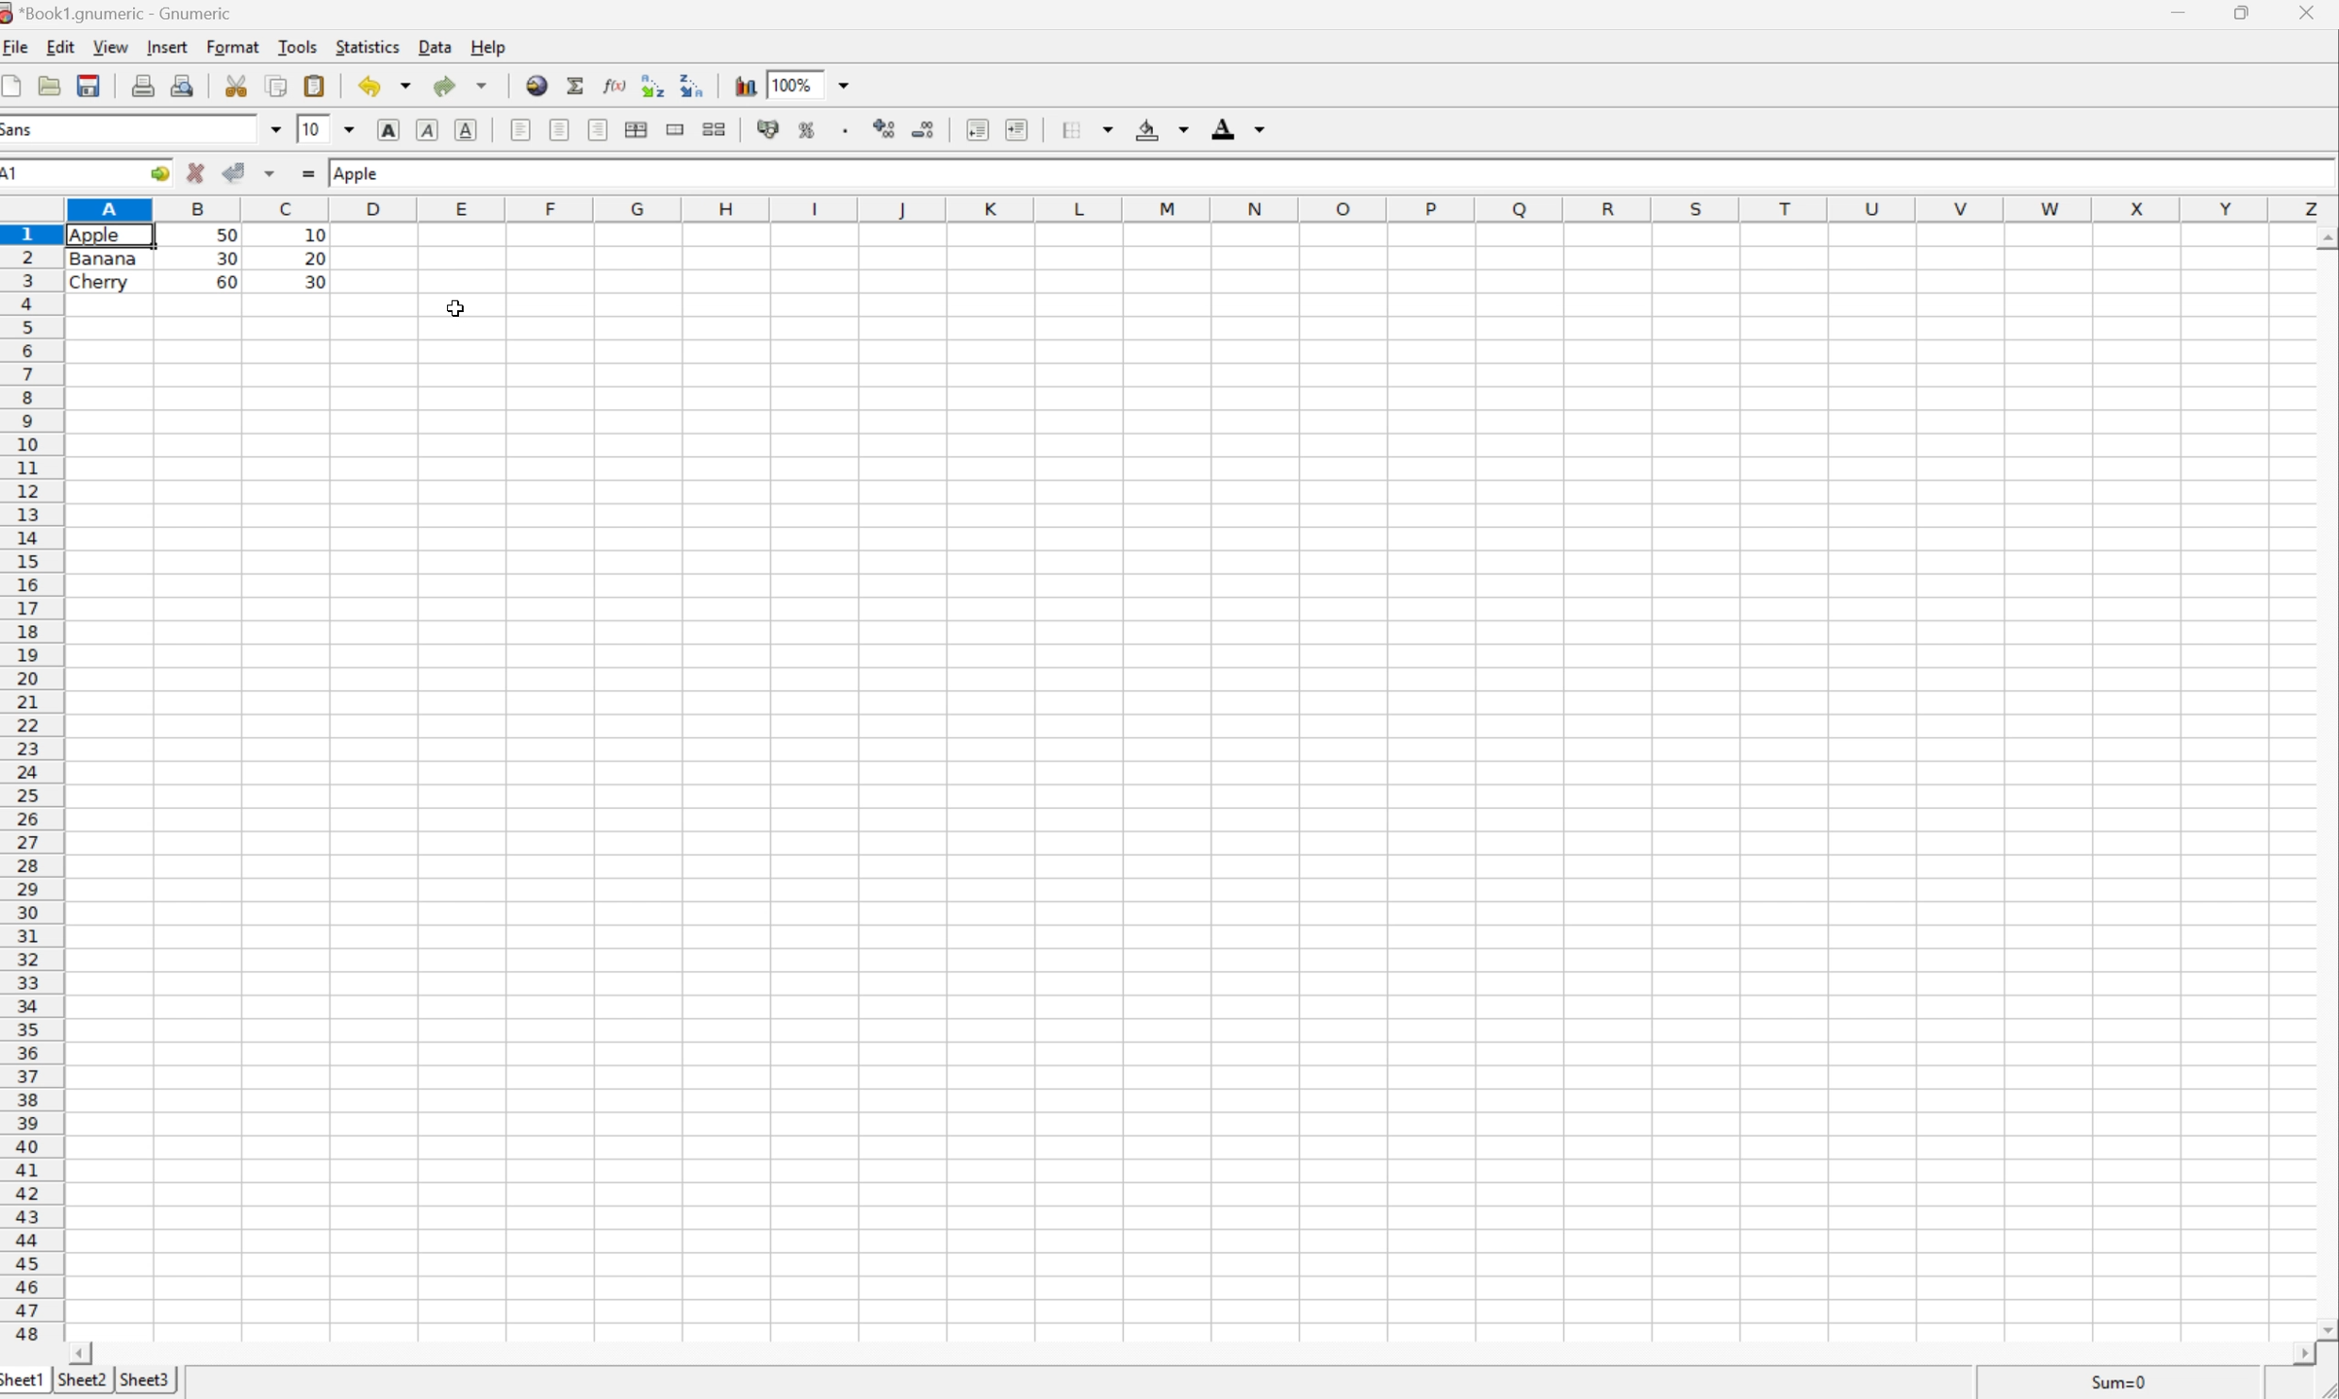  I want to click on save in current workbook, so click(90, 84).